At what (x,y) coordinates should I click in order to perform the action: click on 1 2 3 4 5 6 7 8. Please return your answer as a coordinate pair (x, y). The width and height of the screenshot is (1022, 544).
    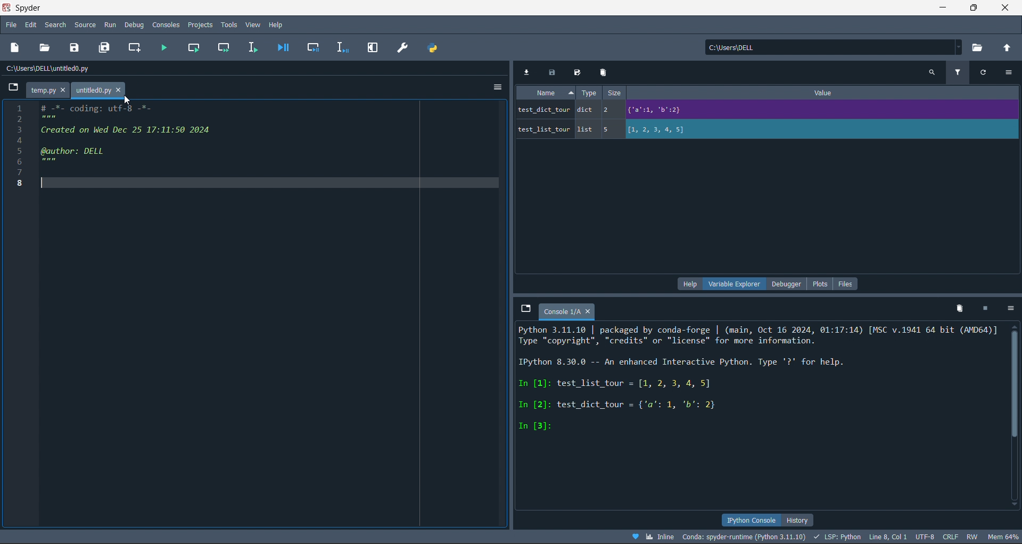
    Looking at the image, I should click on (14, 144).